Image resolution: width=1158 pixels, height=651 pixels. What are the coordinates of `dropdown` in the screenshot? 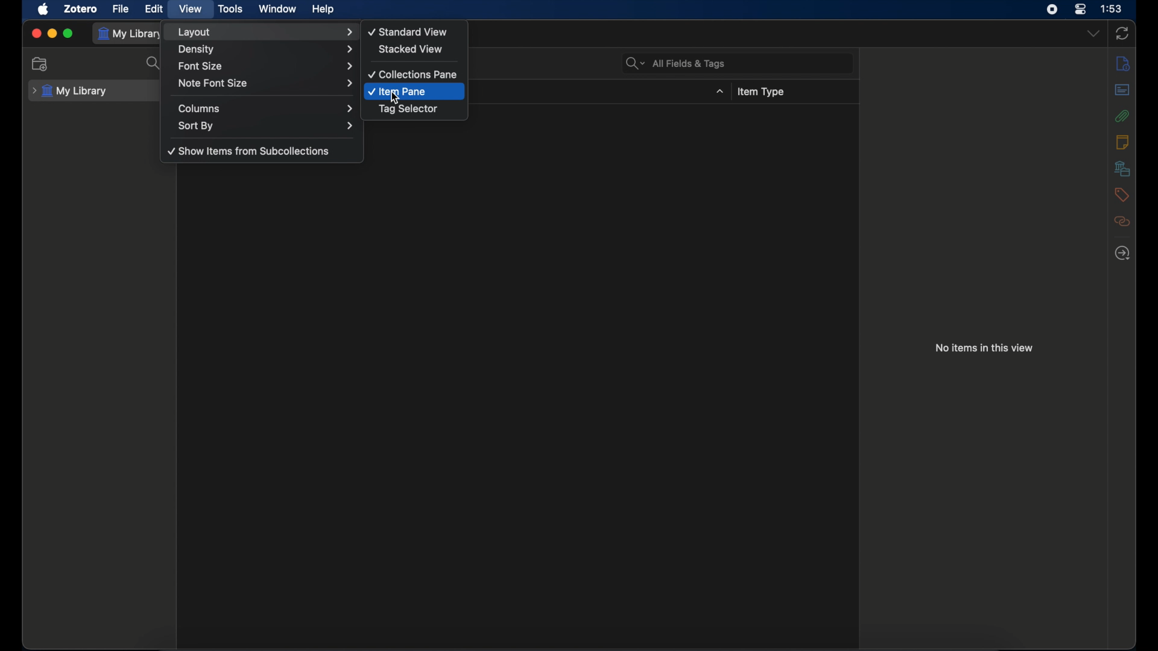 It's located at (1093, 33).